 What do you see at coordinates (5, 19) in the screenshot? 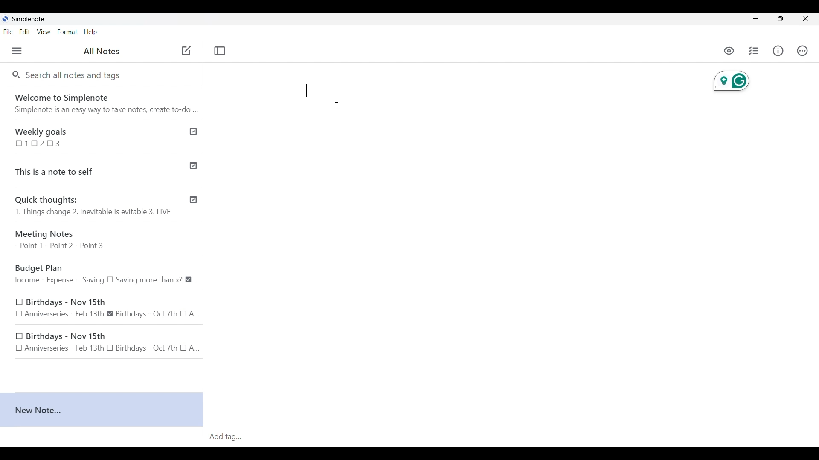
I see `Software logo` at bounding box center [5, 19].